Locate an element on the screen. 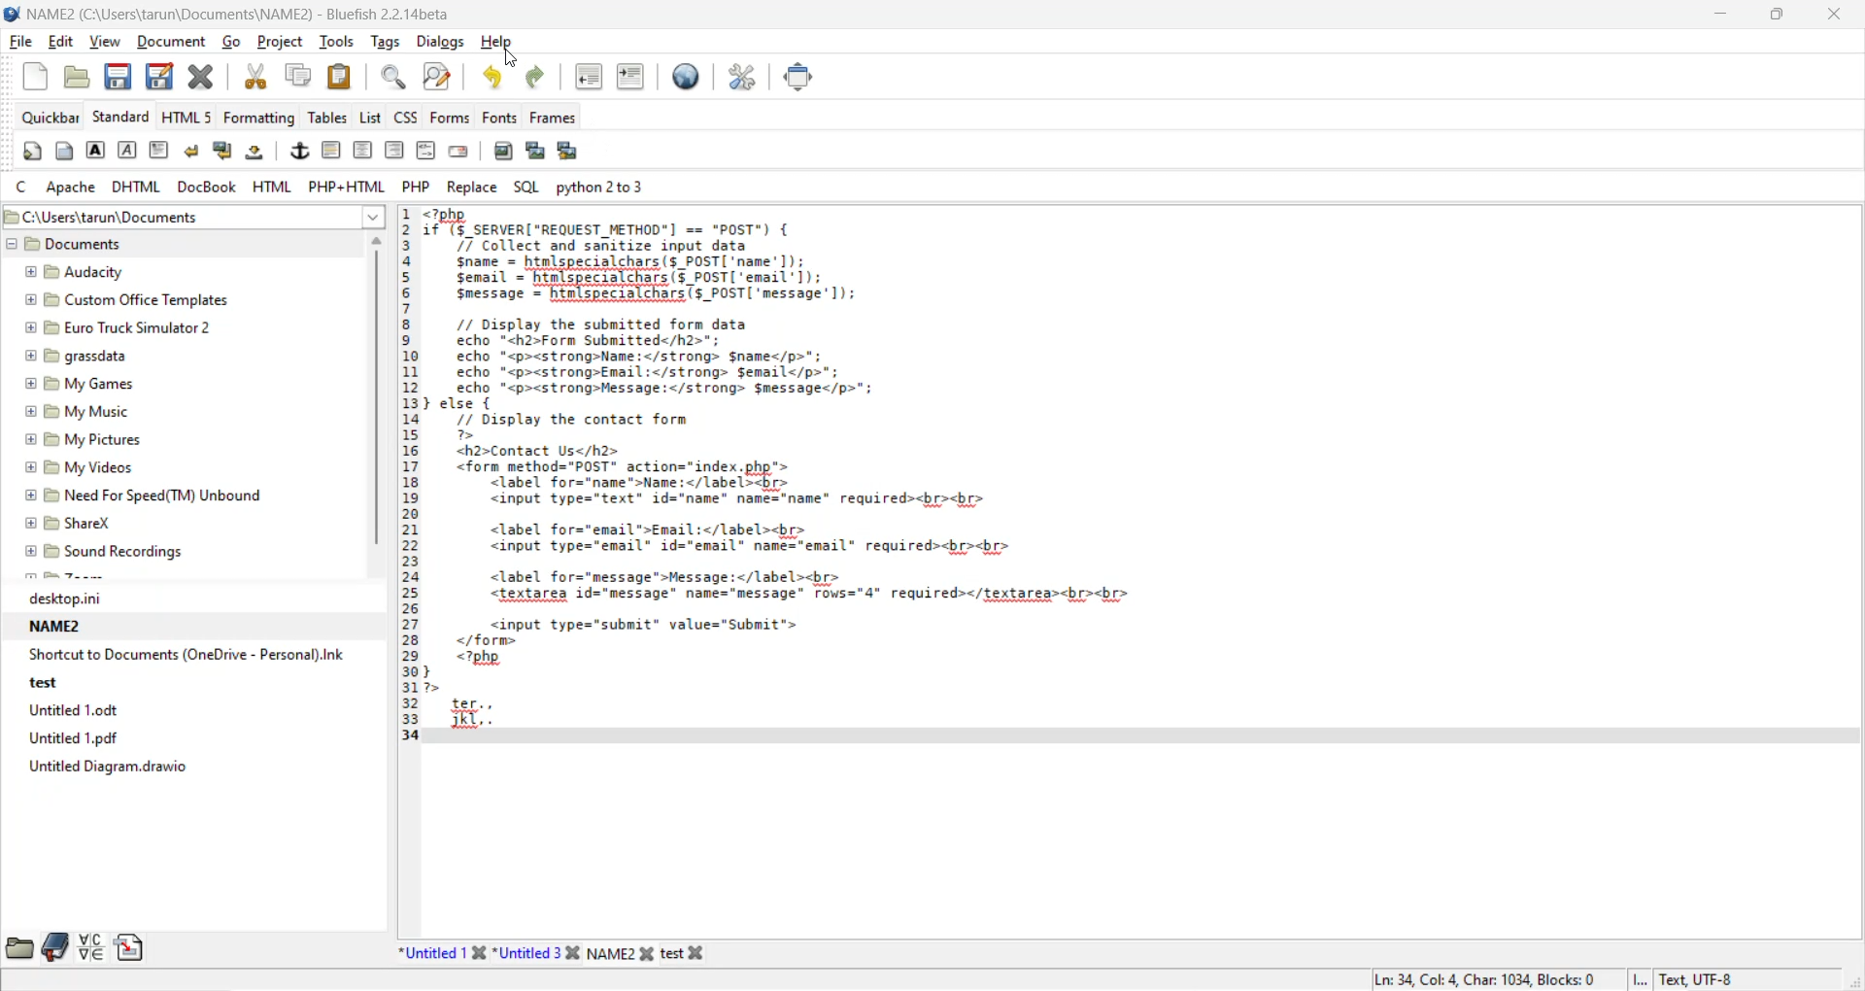 This screenshot has height=991, width=1865. Untitled 1.pdf is located at coordinates (69, 738).